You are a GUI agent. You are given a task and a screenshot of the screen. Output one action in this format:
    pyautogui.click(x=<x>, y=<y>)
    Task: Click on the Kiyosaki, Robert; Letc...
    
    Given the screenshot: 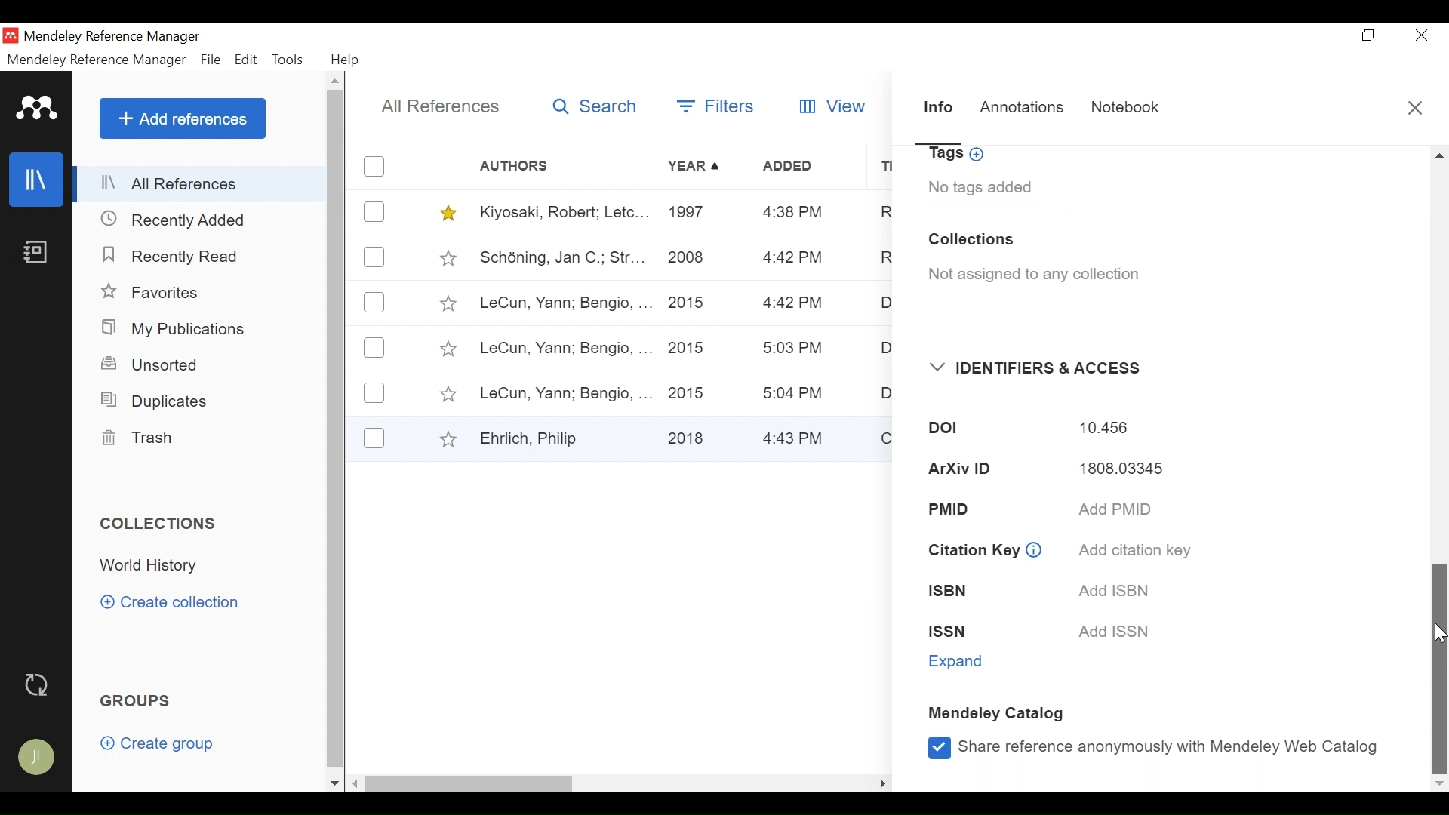 What is the action you would take?
    pyautogui.click(x=561, y=213)
    